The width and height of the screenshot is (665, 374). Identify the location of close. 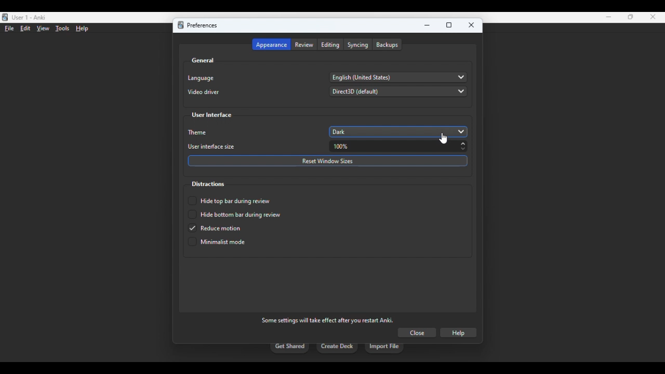
(653, 17).